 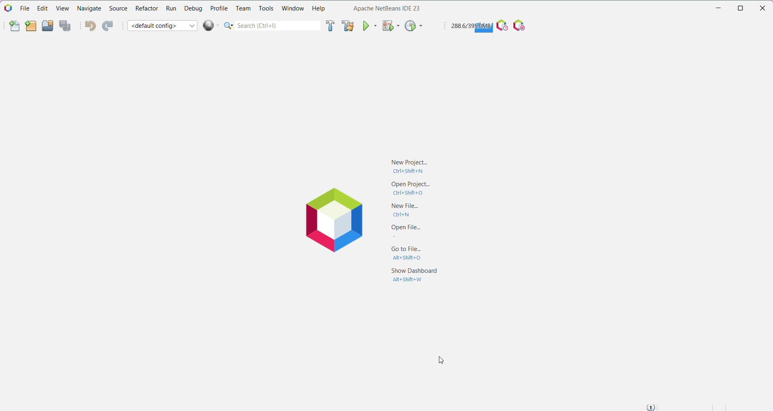 I want to click on Open Project, so click(x=407, y=188).